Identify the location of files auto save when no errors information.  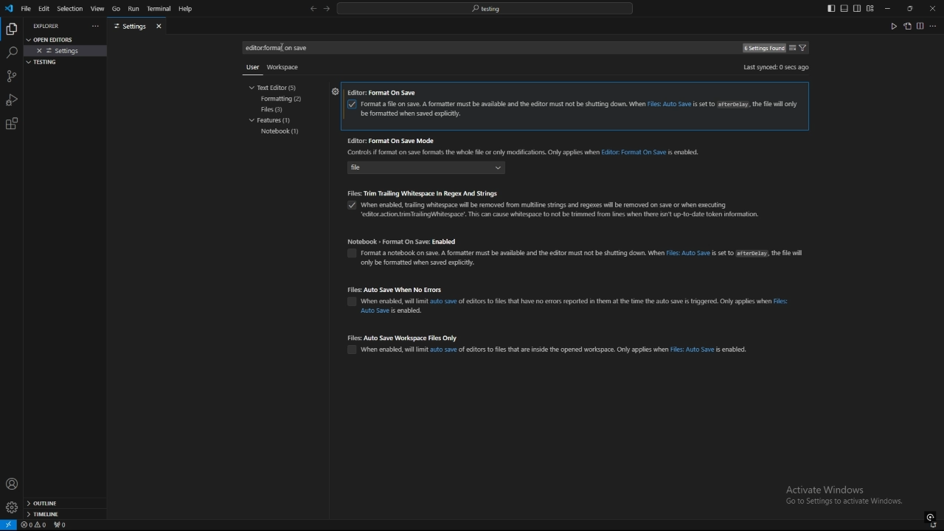
(581, 305).